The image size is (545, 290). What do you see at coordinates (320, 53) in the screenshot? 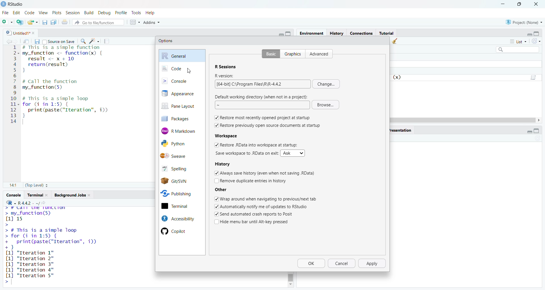
I see `advanced` at bounding box center [320, 53].